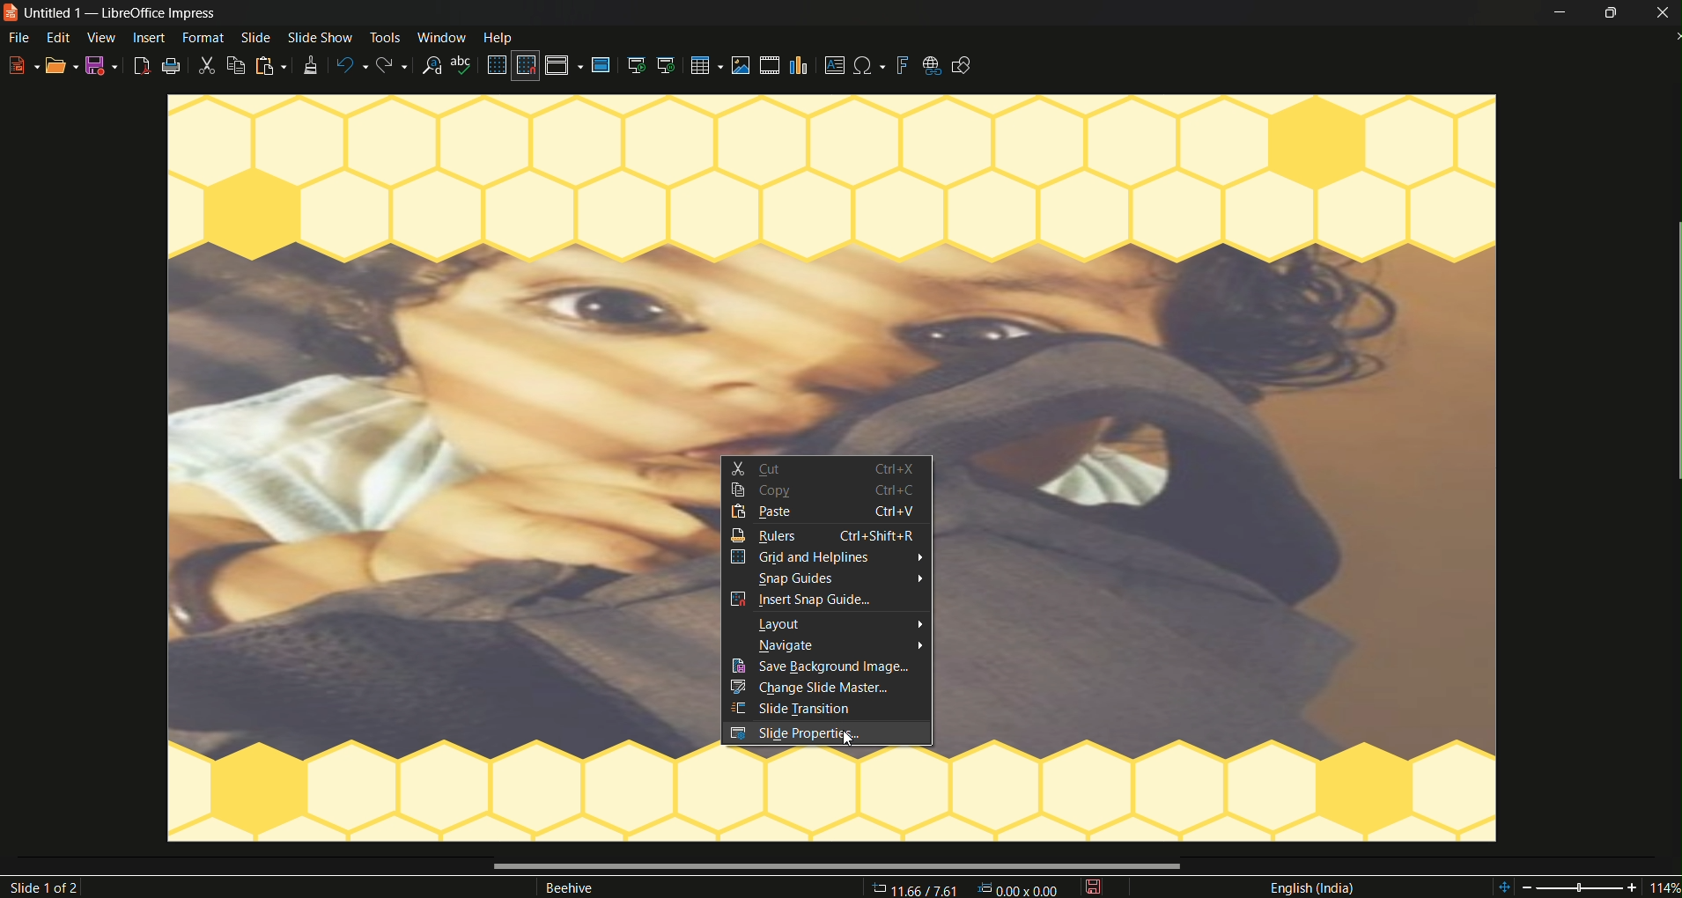 The width and height of the screenshot is (1682, 898). Describe the element at coordinates (503, 37) in the screenshot. I see `help` at that location.